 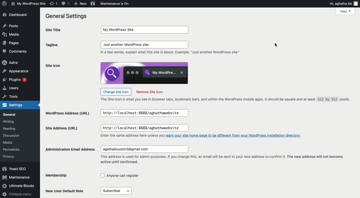 I want to click on Click, so click(x=145, y=45).